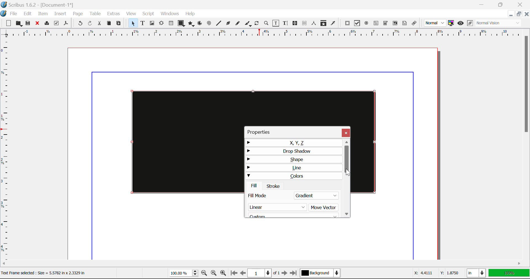 This screenshot has width=530, height=279. Describe the element at coordinates (451, 23) in the screenshot. I see `Toggle Color Management` at that location.